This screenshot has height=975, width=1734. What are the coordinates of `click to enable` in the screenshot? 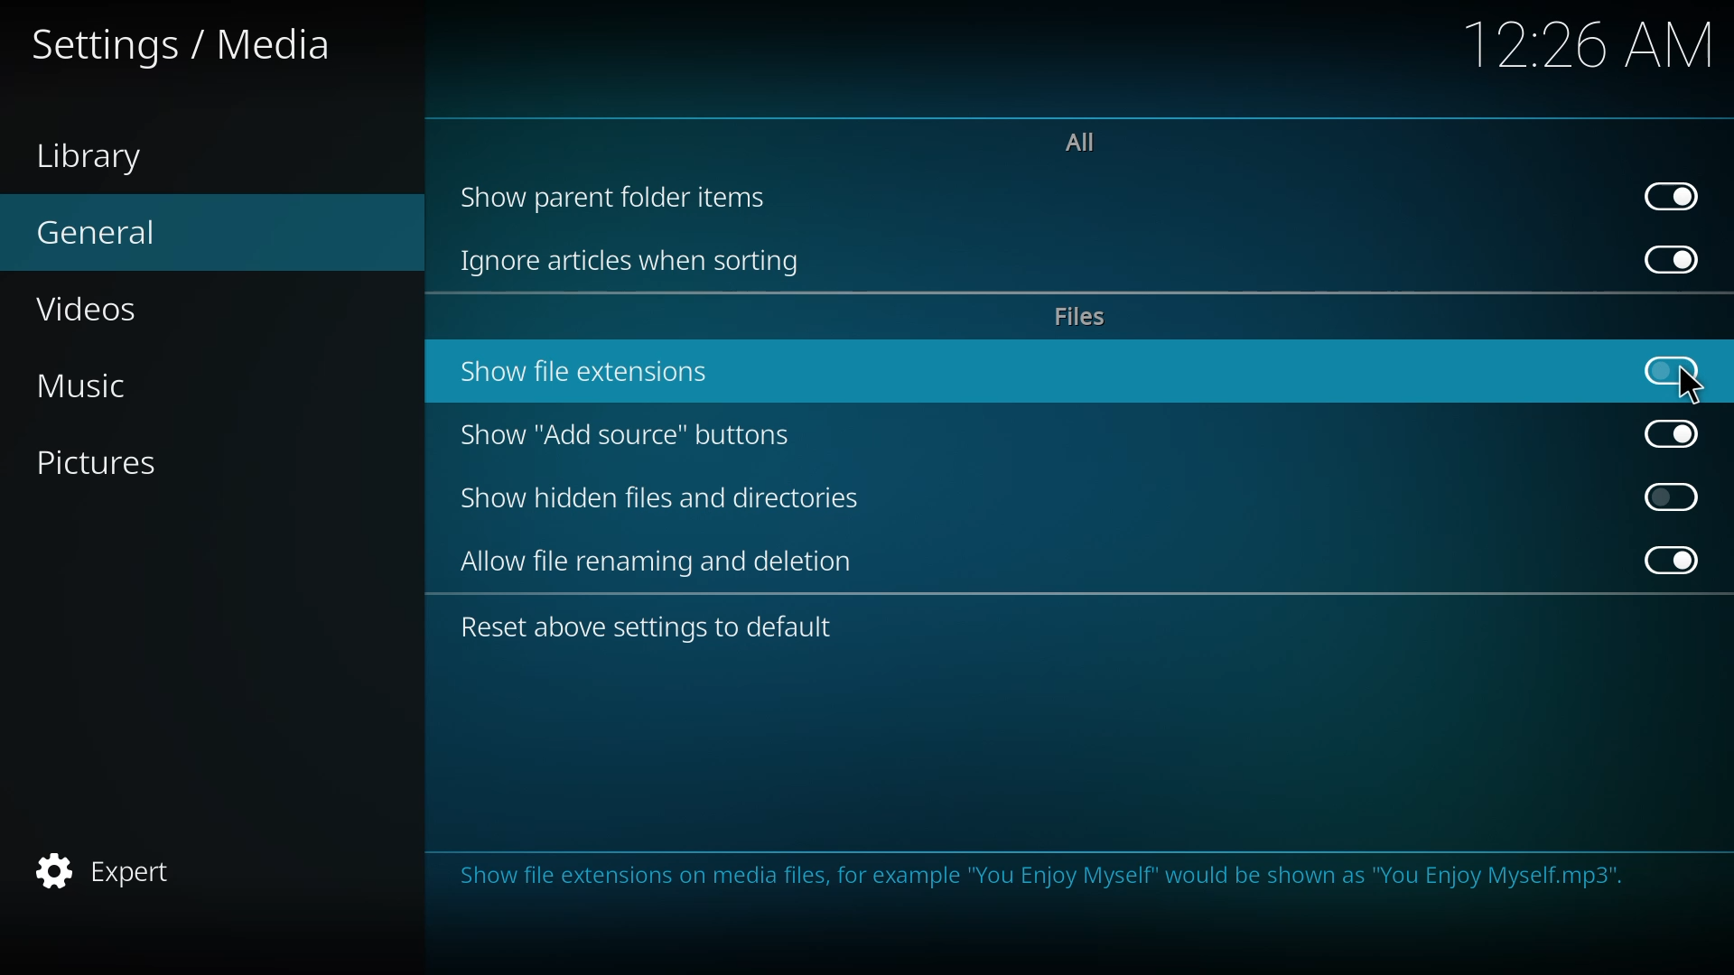 It's located at (1672, 494).